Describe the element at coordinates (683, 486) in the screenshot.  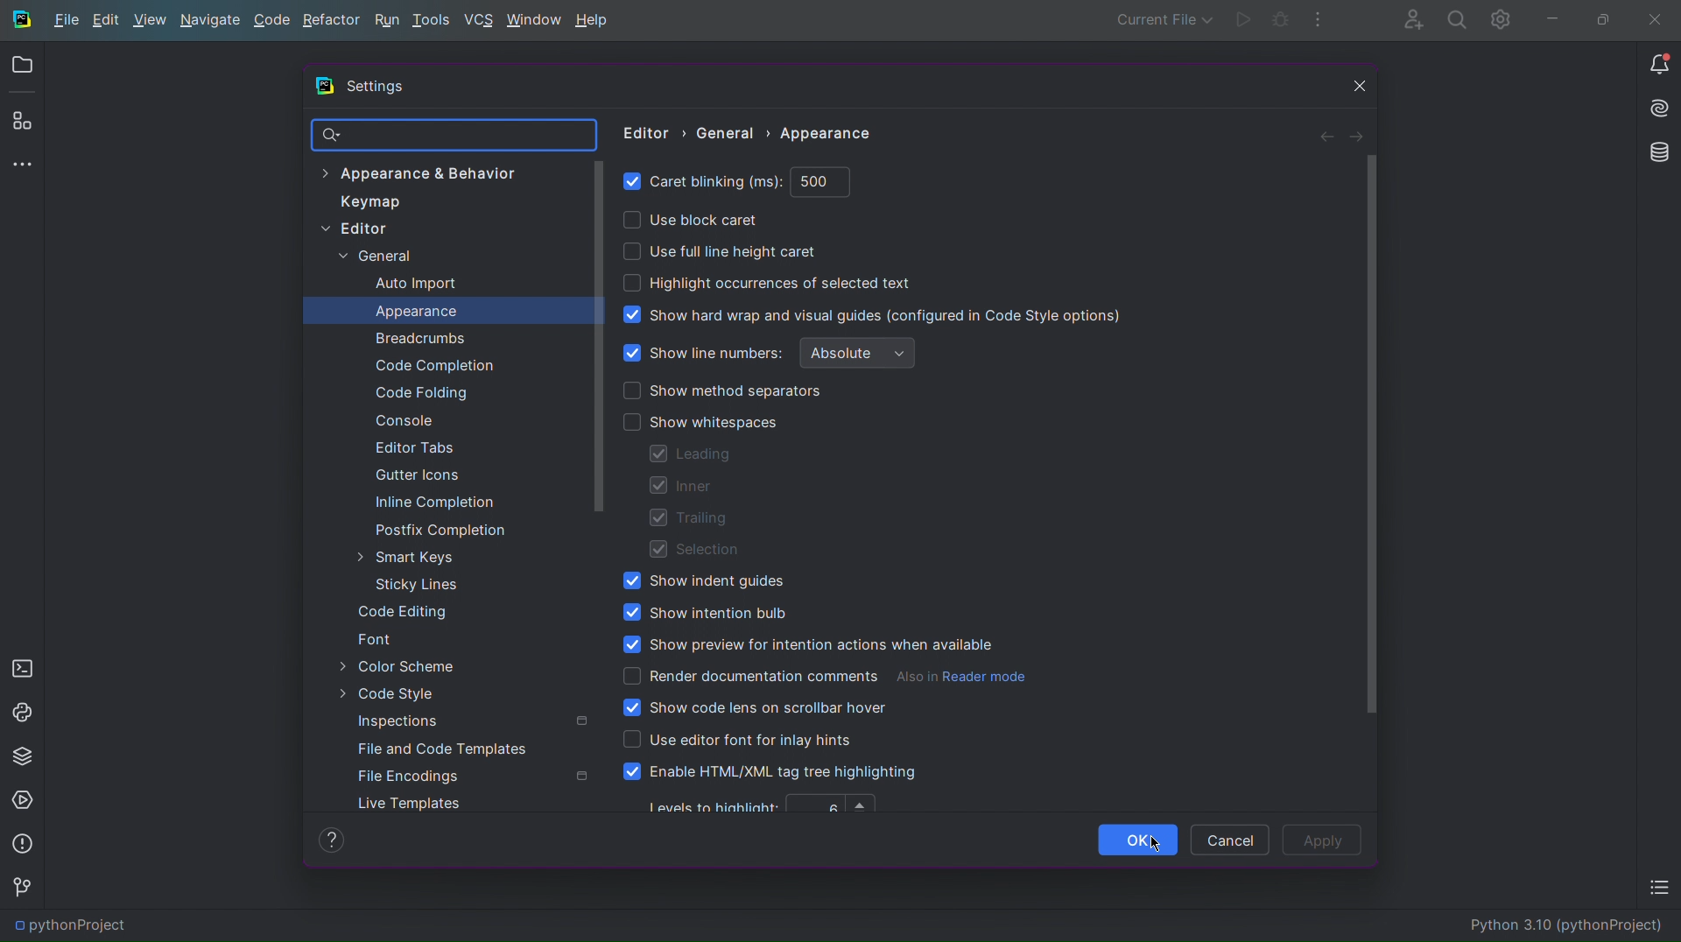
I see `Inner` at that location.